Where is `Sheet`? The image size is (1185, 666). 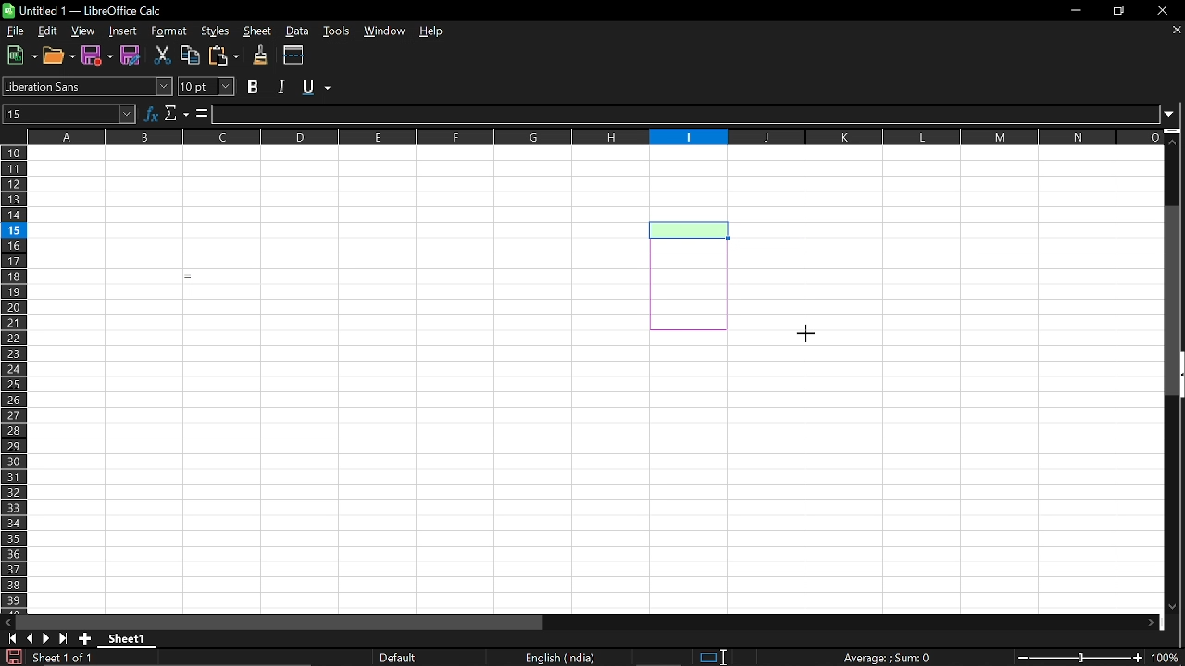 Sheet is located at coordinates (256, 31).